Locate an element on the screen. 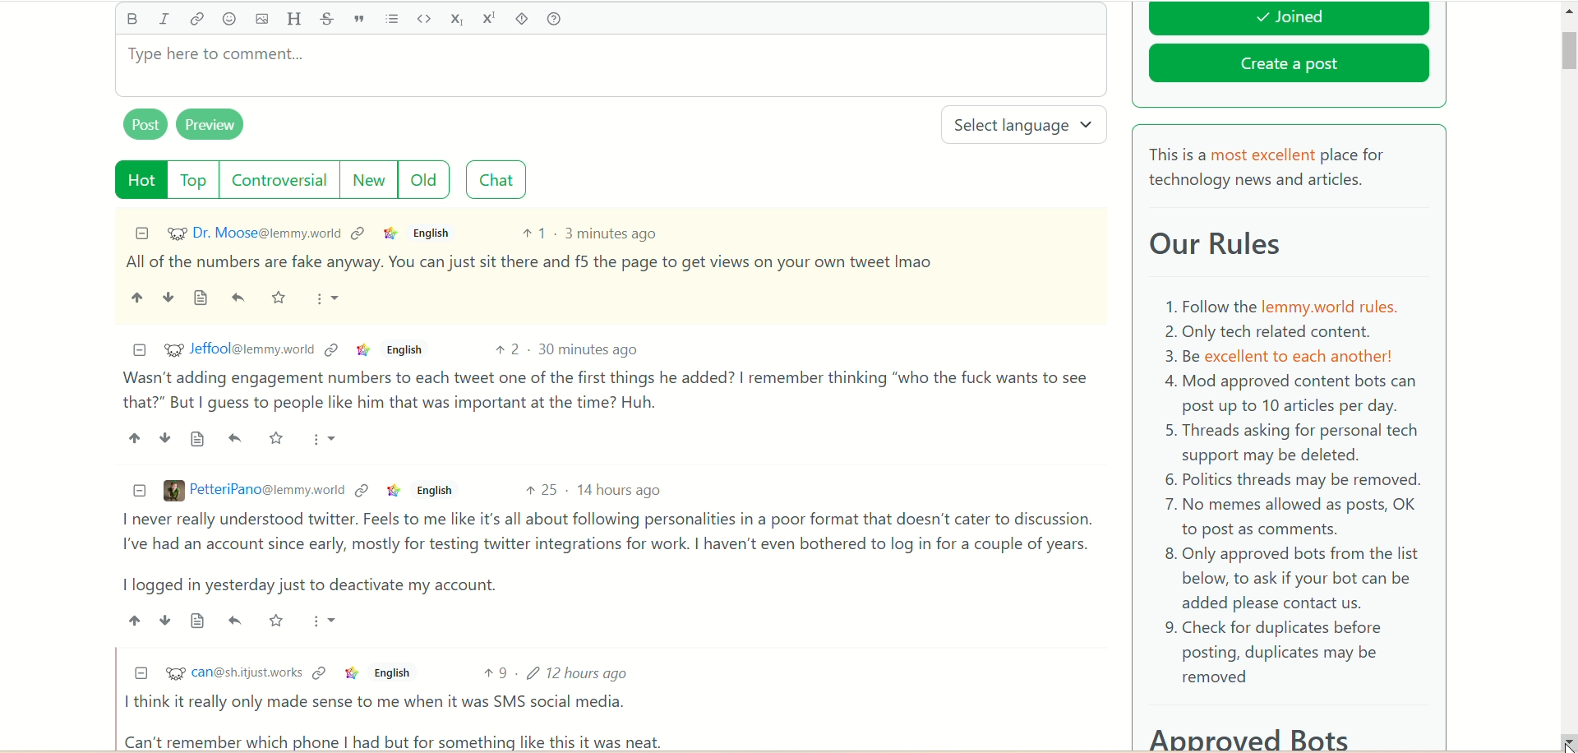 The height and width of the screenshot is (753, 1578). Collapse is located at coordinates (141, 491).